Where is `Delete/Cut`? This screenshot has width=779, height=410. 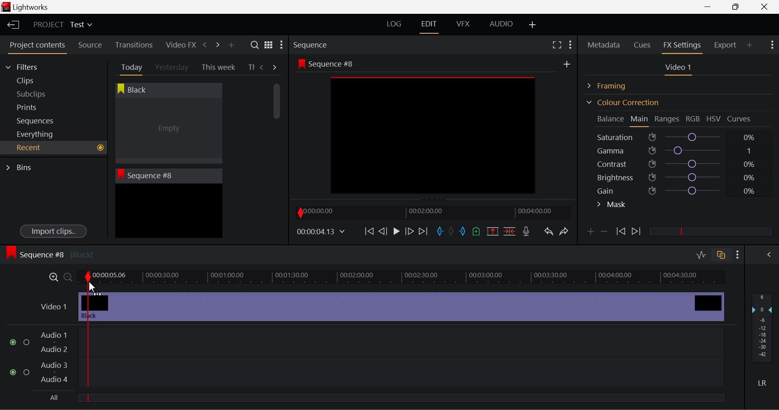 Delete/Cut is located at coordinates (510, 231).